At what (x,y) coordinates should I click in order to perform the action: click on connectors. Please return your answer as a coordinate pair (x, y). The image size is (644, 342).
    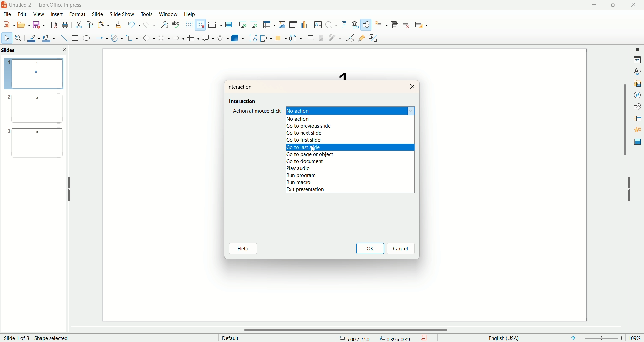
    Looking at the image, I should click on (132, 38).